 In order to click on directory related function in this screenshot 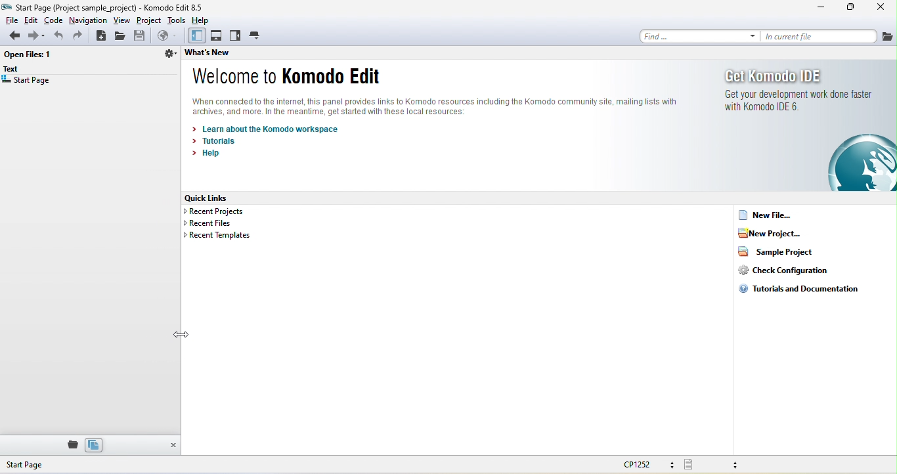, I will do `click(169, 56)`.